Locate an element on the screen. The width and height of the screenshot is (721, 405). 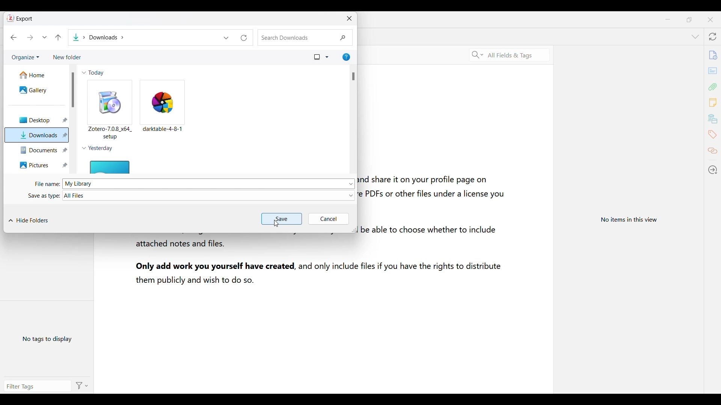
Search downloads is located at coordinates (306, 39).